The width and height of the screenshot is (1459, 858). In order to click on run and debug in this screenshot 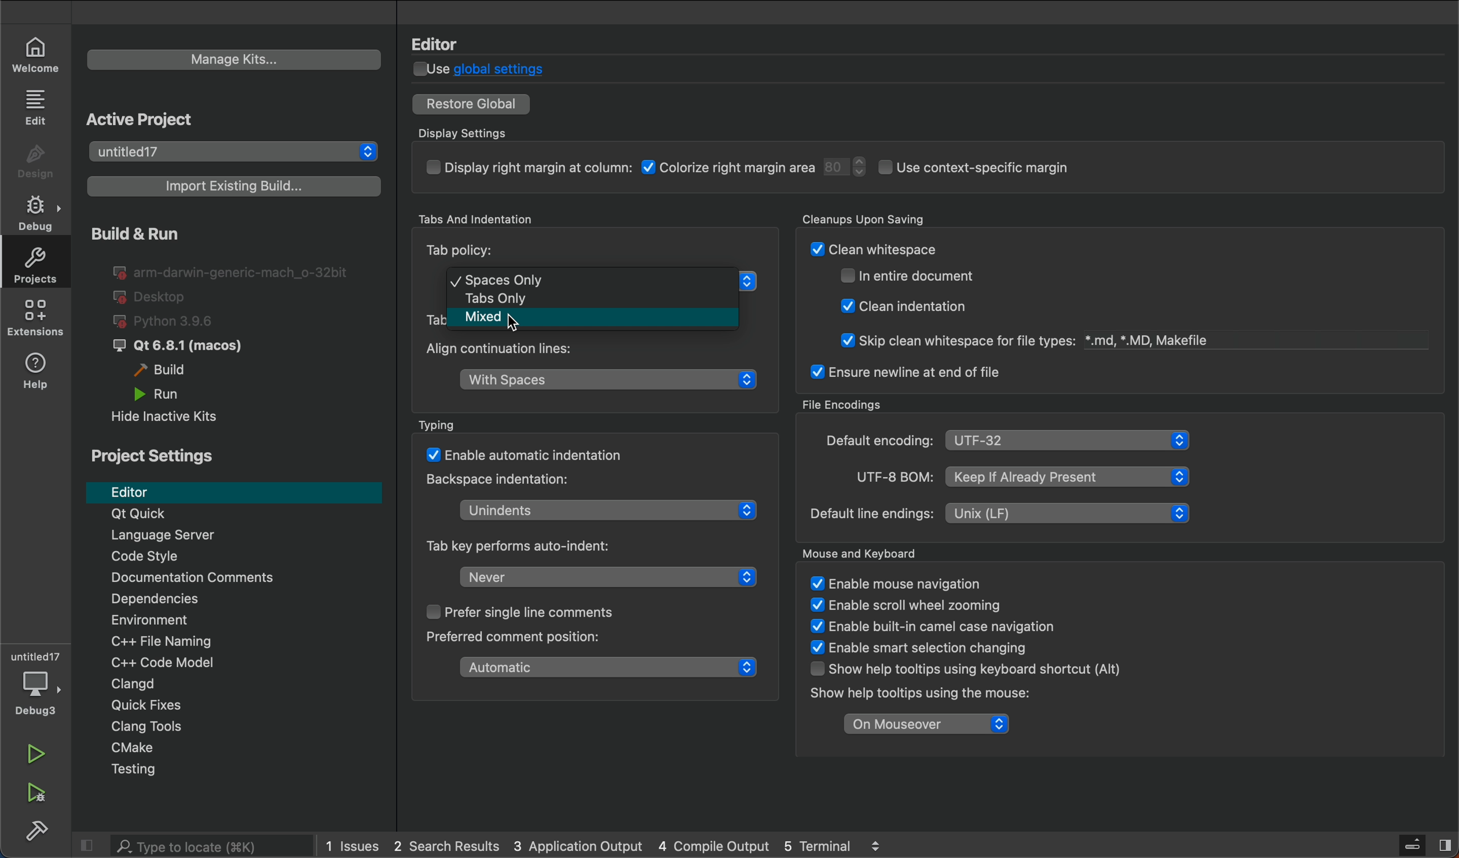, I will do `click(33, 798)`.